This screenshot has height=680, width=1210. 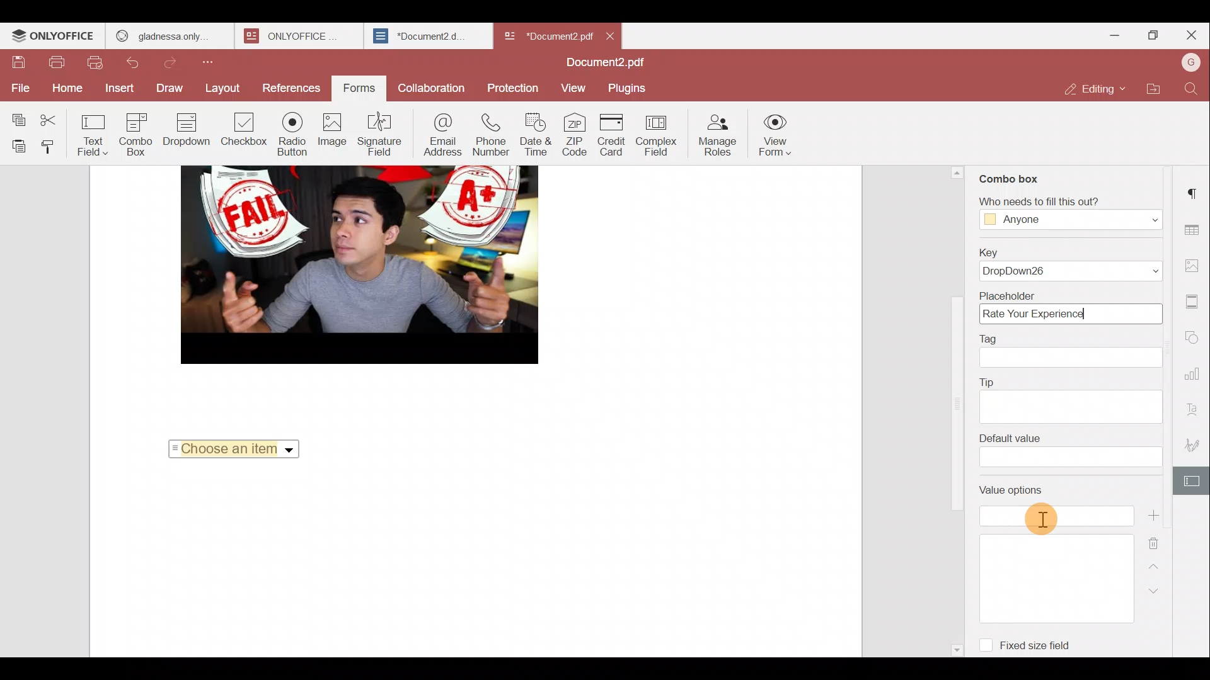 What do you see at coordinates (1149, 37) in the screenshot?
I see `Maximize` at bounding box center [1149, 37].